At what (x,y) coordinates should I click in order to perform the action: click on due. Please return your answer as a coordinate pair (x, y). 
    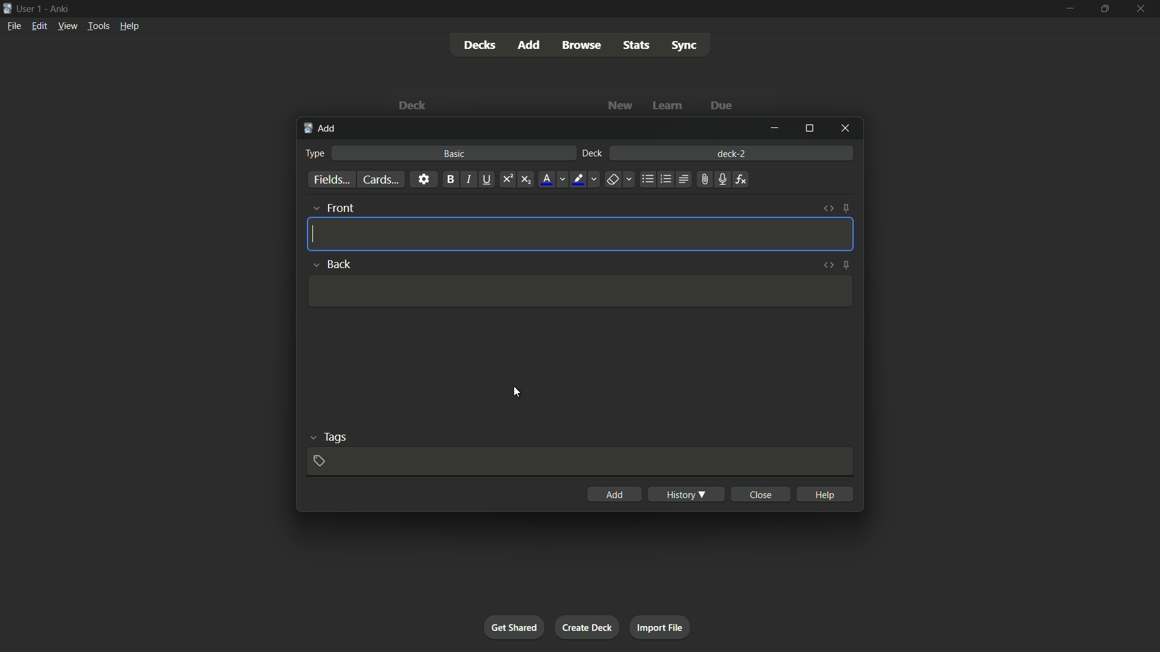
    Looking at the image, I should click on (720, 106).